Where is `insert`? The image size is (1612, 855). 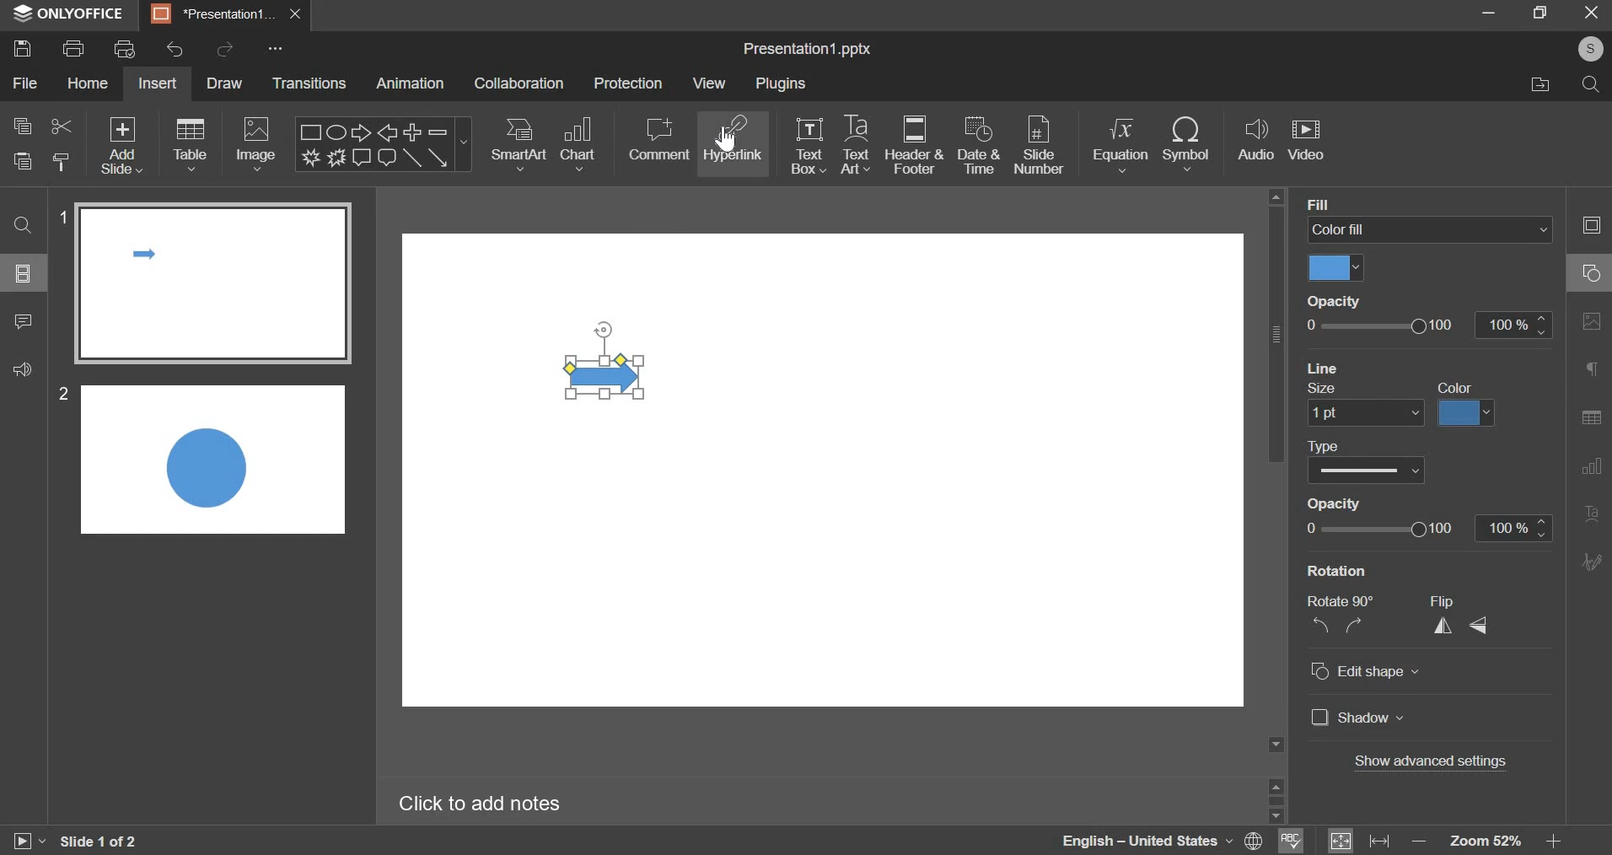
insert is located at coordinates (155, 84).